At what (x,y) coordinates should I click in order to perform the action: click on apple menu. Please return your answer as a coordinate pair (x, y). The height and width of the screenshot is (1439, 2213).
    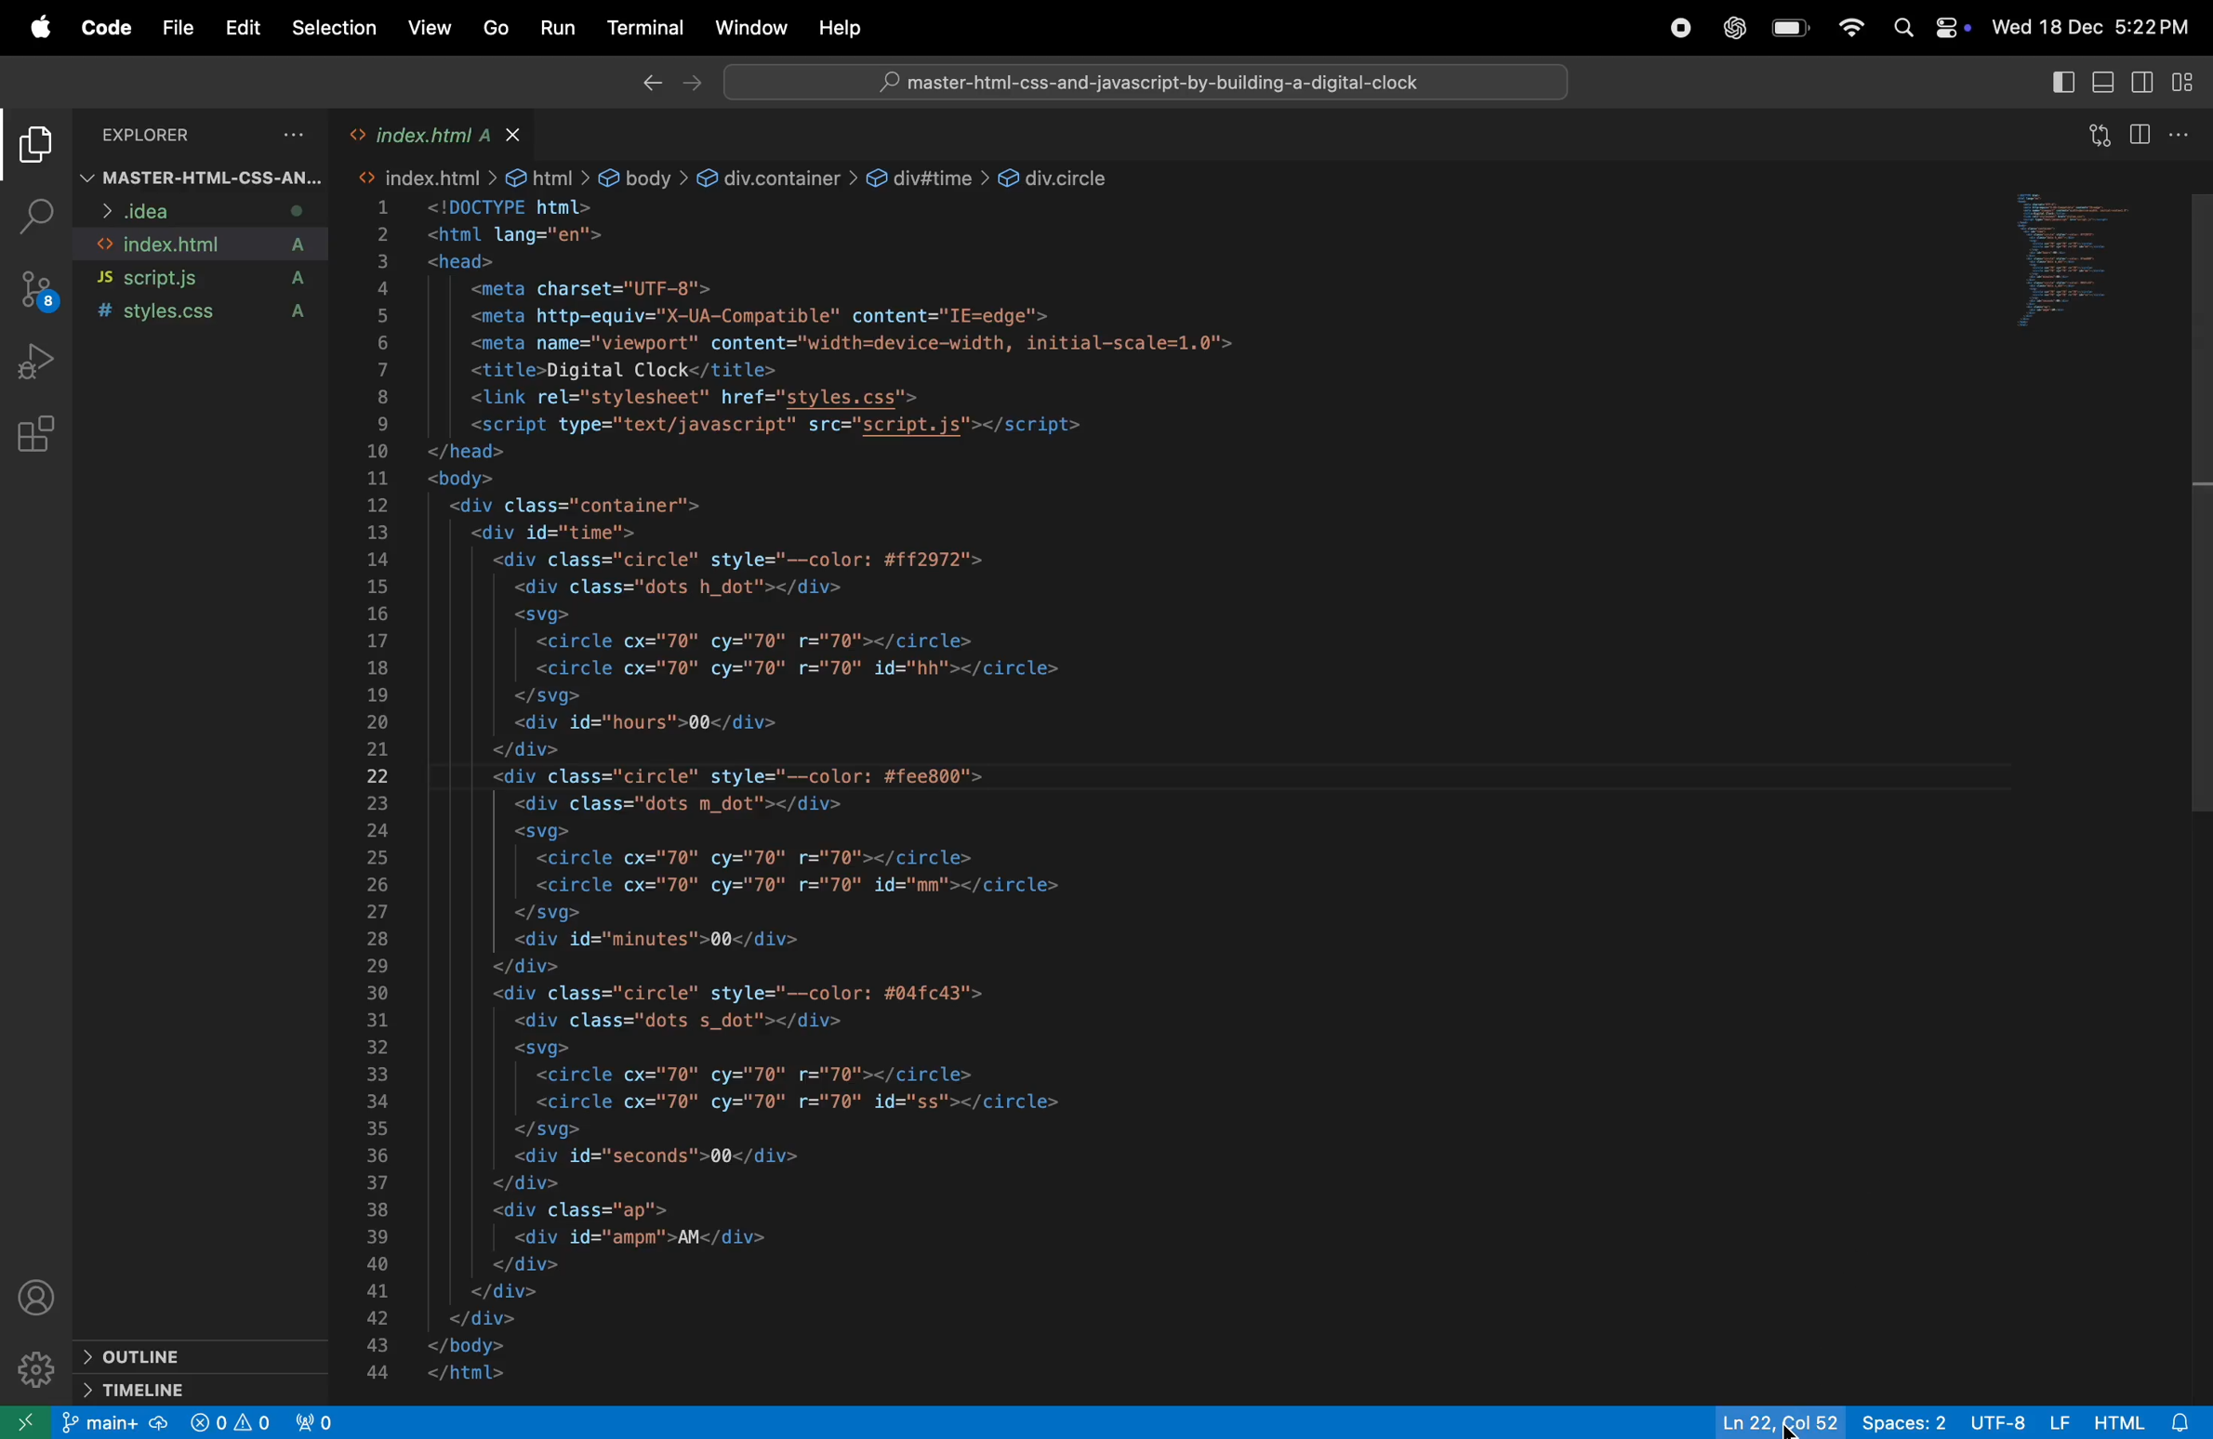
    Looking at the image, I should click on (35, 28).